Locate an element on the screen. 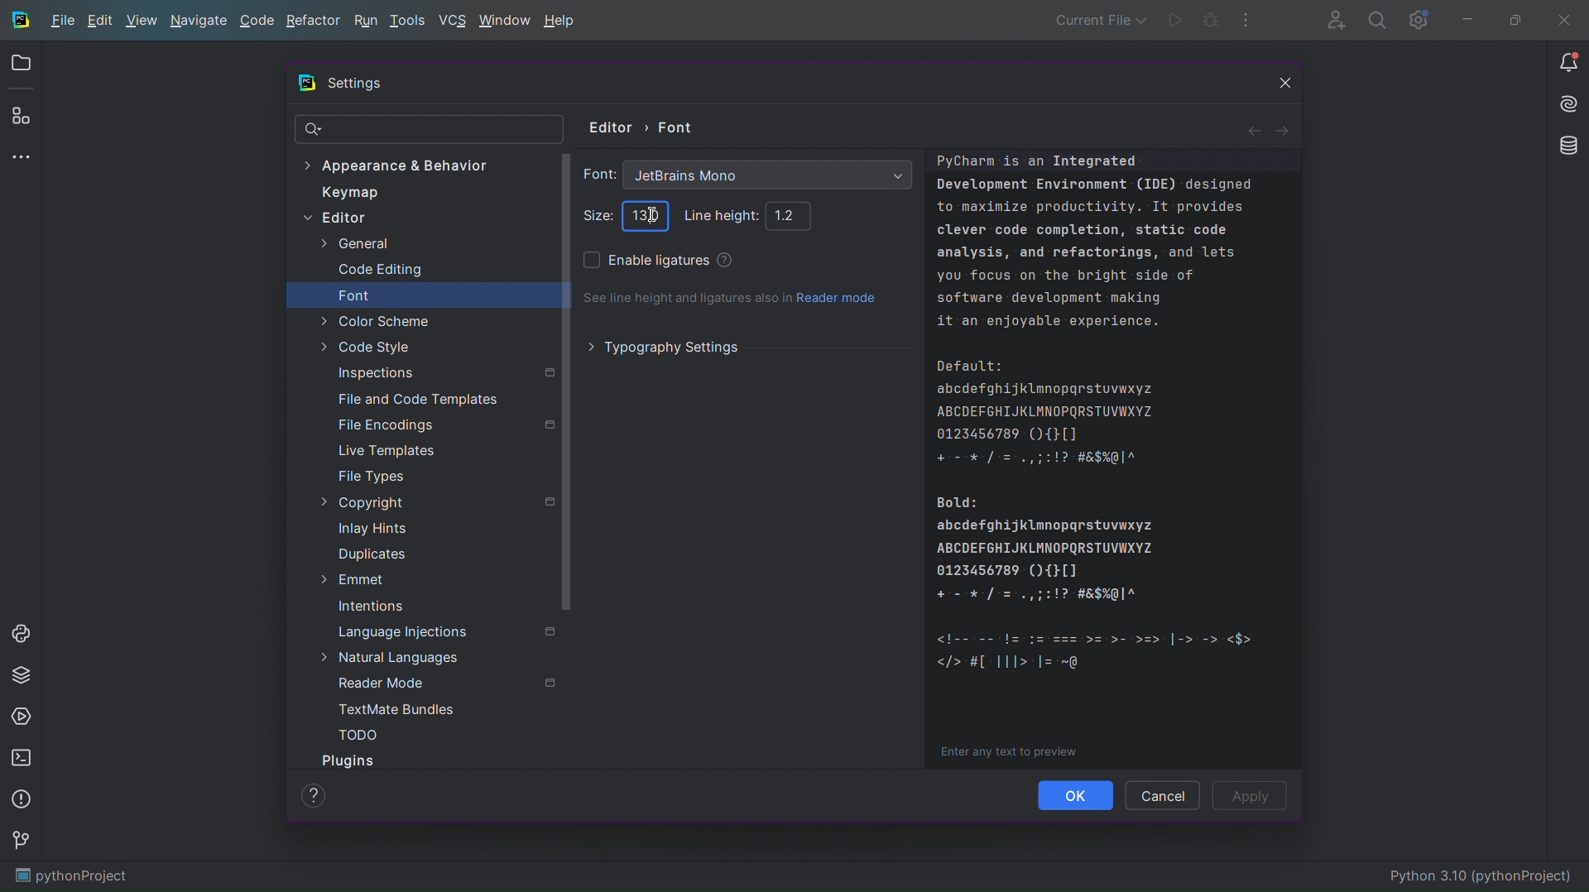 The image size is (1589, 892). Python 3.10 (pythonProject) is located at coordinates (1485, 877).